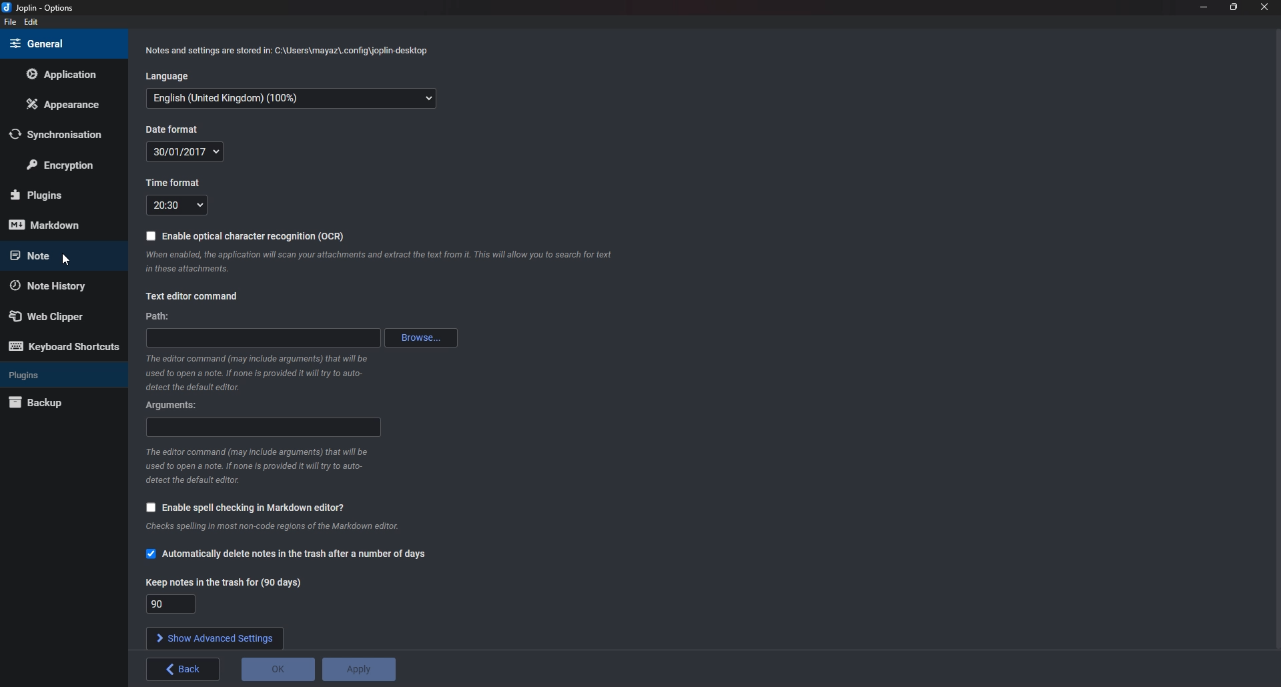  Describe the element at coordinates (185, 153) in the screenshot. I see `Date format` at that location.